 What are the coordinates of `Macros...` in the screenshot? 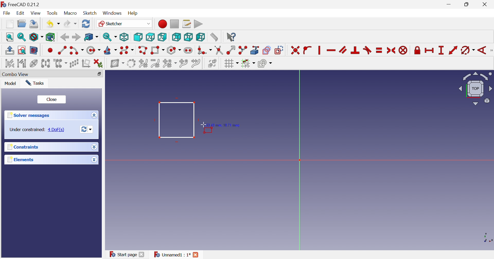 It's located at (187, 23).